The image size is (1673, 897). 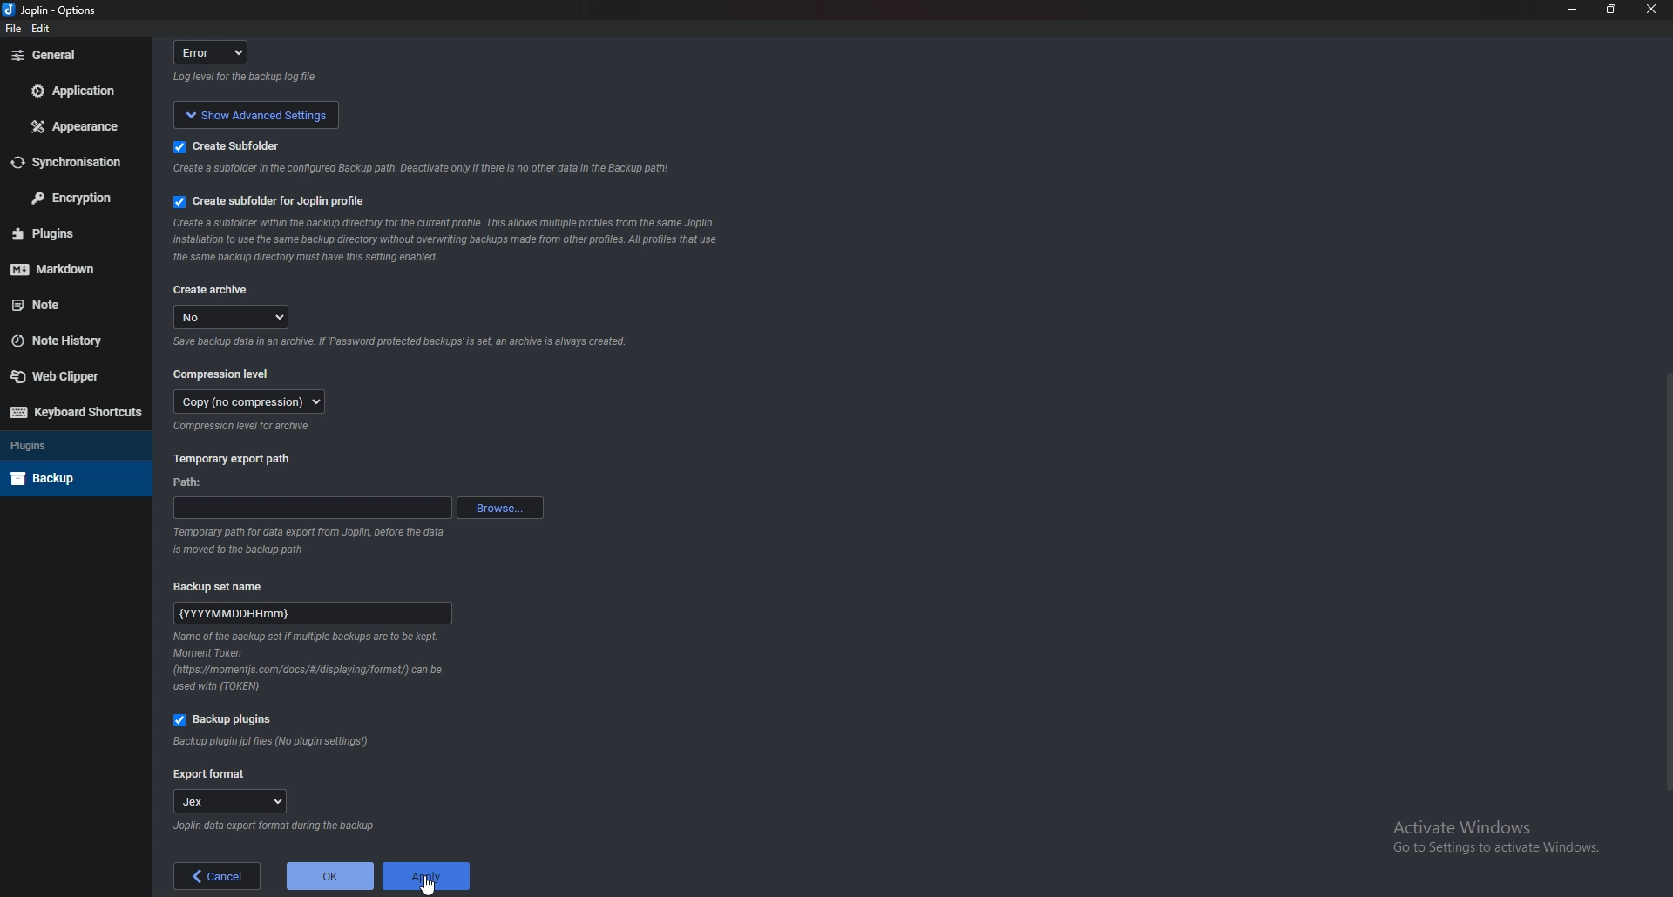 What do you see at coordinates (248, 78) in the screenshot?
I see `info` at bounding box center [248, 78].